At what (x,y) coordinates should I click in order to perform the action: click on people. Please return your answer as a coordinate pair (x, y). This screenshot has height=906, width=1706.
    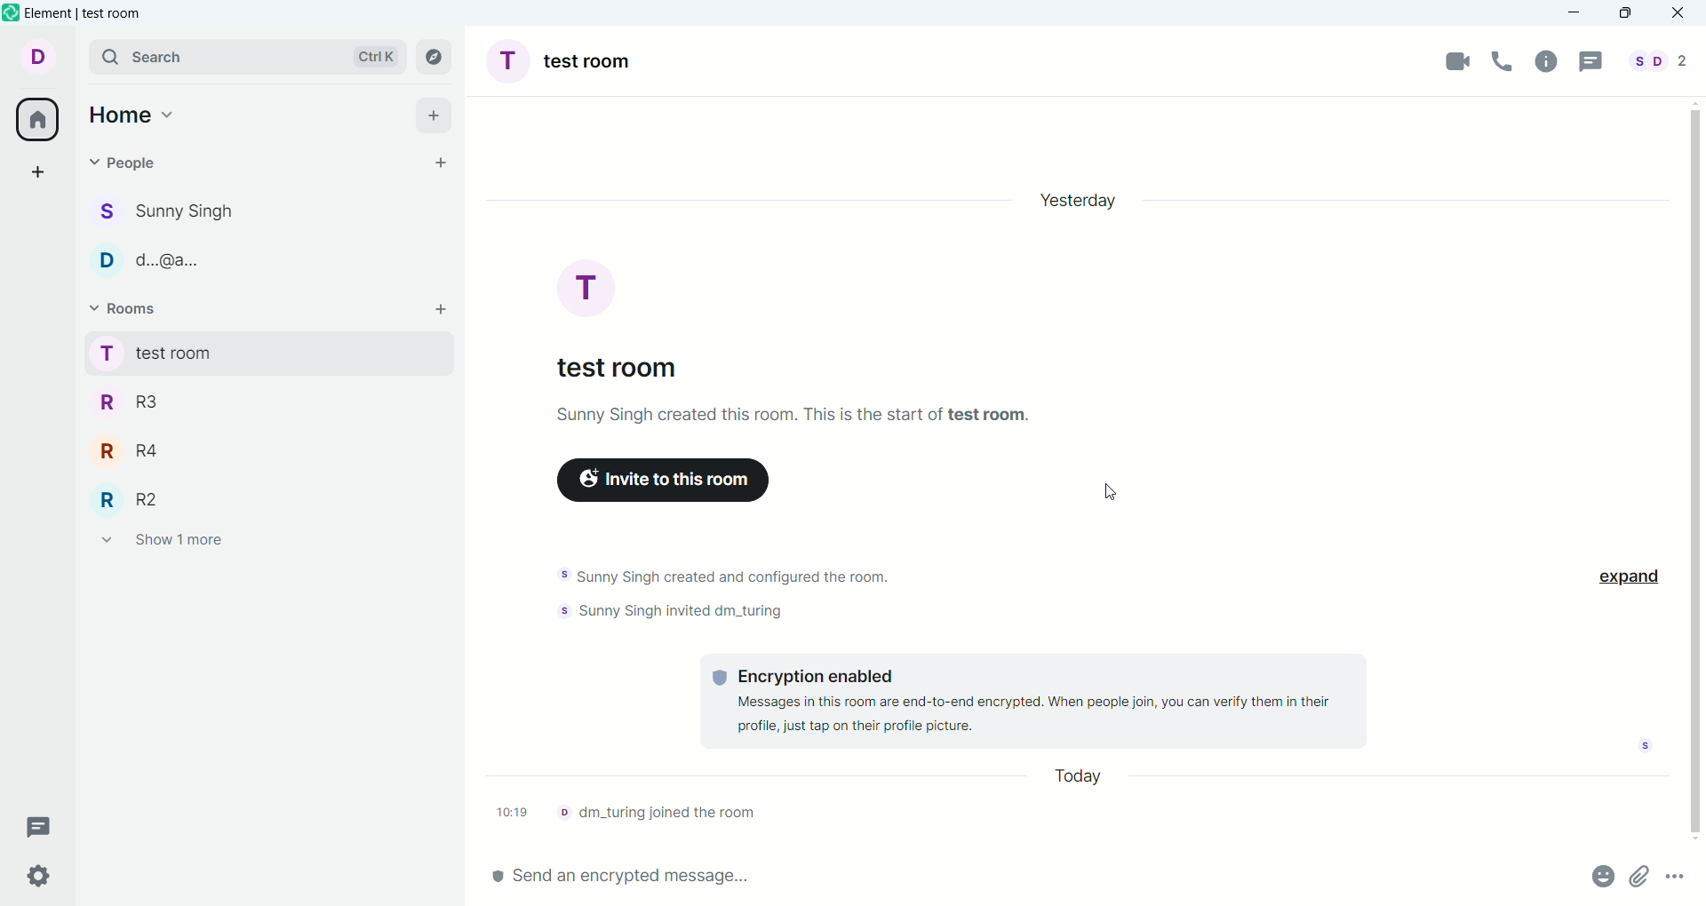
    Looking at the image, I should click on (1662, 60).